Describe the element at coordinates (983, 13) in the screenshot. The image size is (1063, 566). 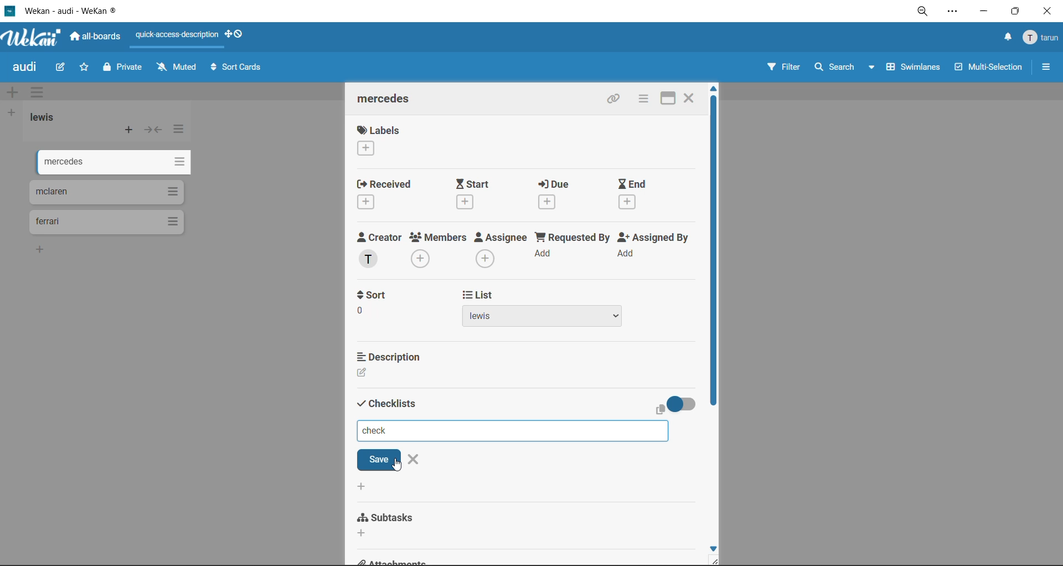
I see `minimize` at that location.